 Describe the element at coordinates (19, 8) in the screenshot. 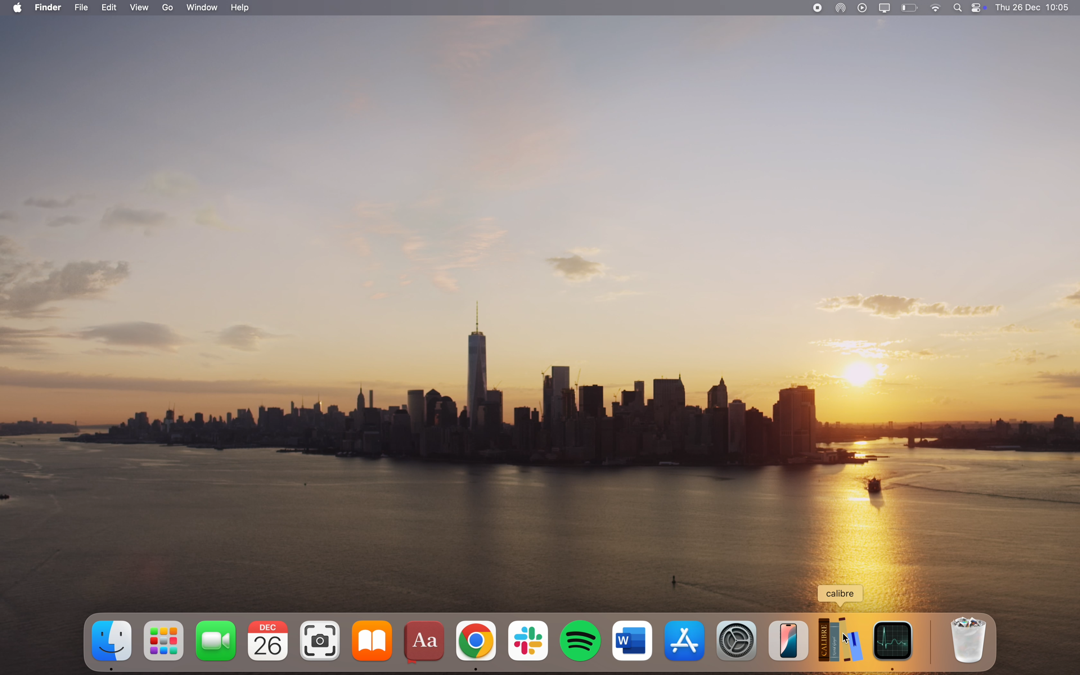

I see `Apple icon` at that location.